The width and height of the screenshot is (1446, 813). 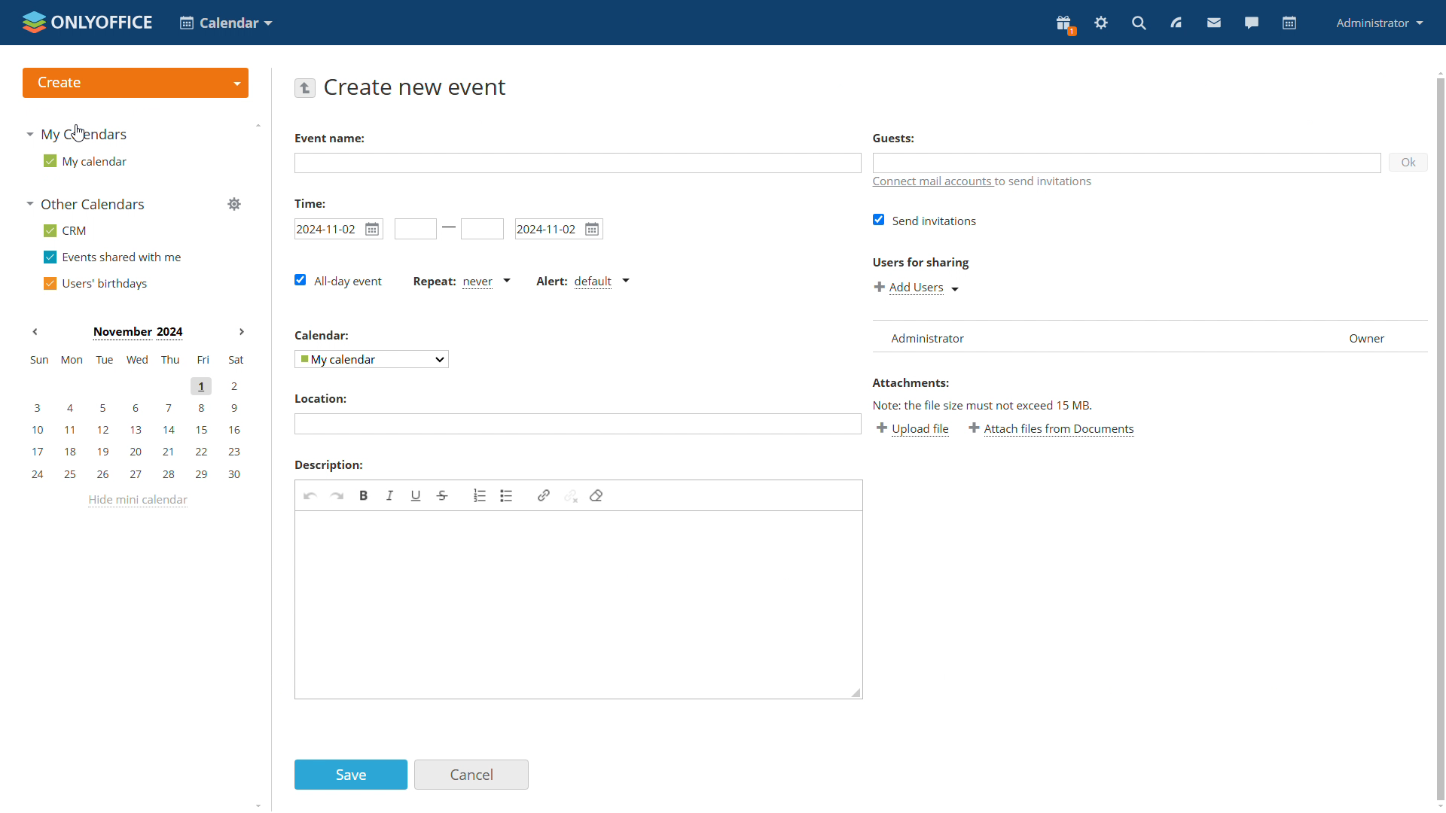 I want to click on add guest, so click(x=1128, y=163).